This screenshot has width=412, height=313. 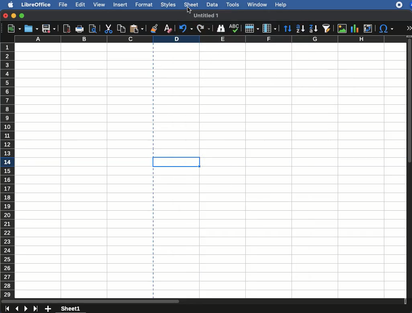 I want to click on column, so click(x=210, y=39).